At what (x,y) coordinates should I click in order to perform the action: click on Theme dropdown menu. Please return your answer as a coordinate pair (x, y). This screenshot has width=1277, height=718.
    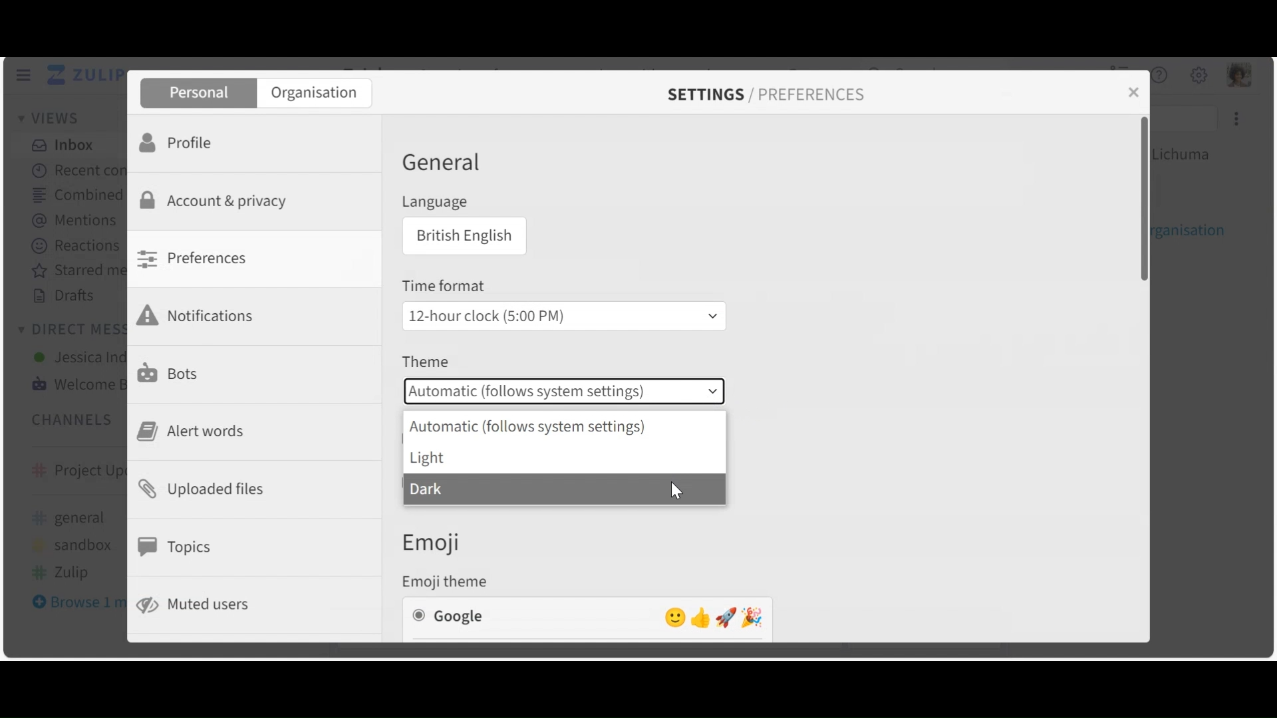
    Looking at the image, I should click on (564, 392).